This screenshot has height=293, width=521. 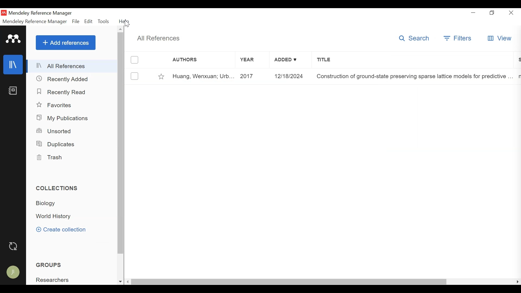 I want to click on (un)select all, so click(x=136, y=59).